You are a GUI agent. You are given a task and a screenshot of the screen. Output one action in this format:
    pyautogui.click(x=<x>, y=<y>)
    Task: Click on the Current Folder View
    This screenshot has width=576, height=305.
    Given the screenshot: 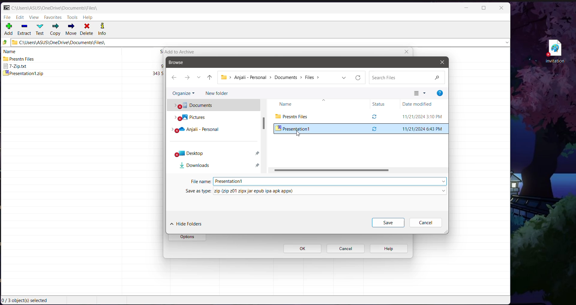 What is the action you would take?
    pyautogui.click(x=357, y=116)
    